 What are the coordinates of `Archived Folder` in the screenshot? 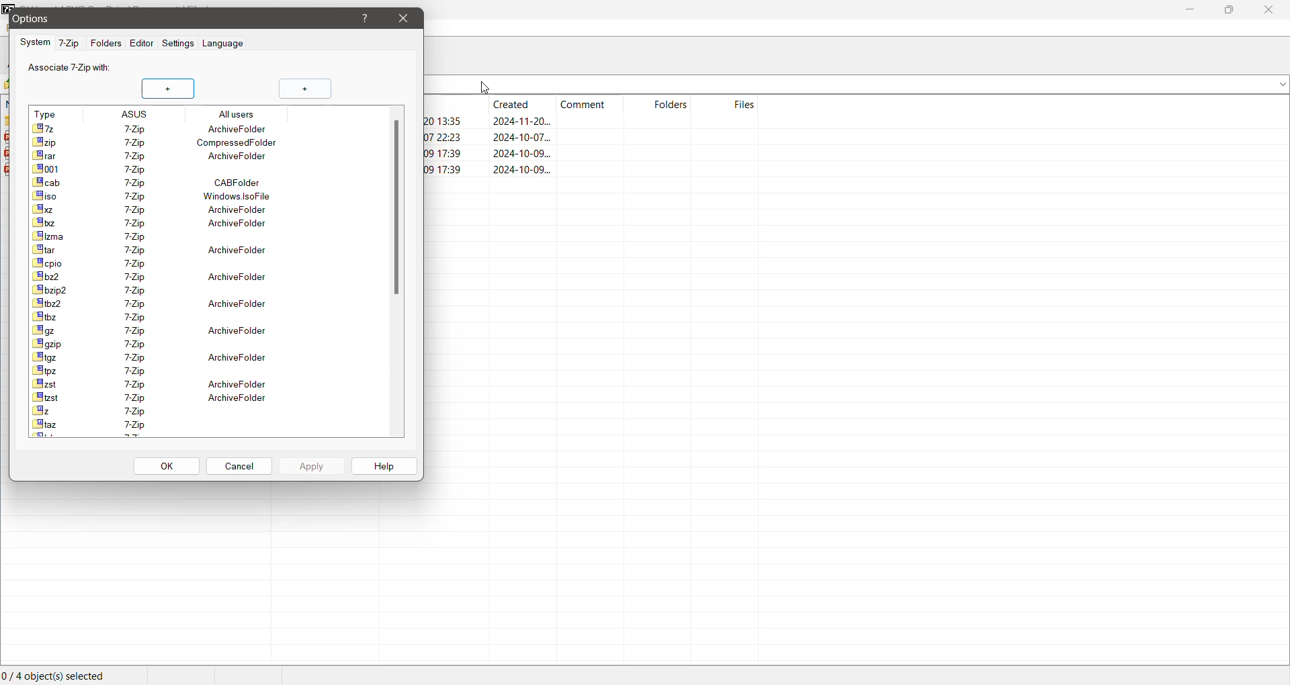 It's located at (168, 397).